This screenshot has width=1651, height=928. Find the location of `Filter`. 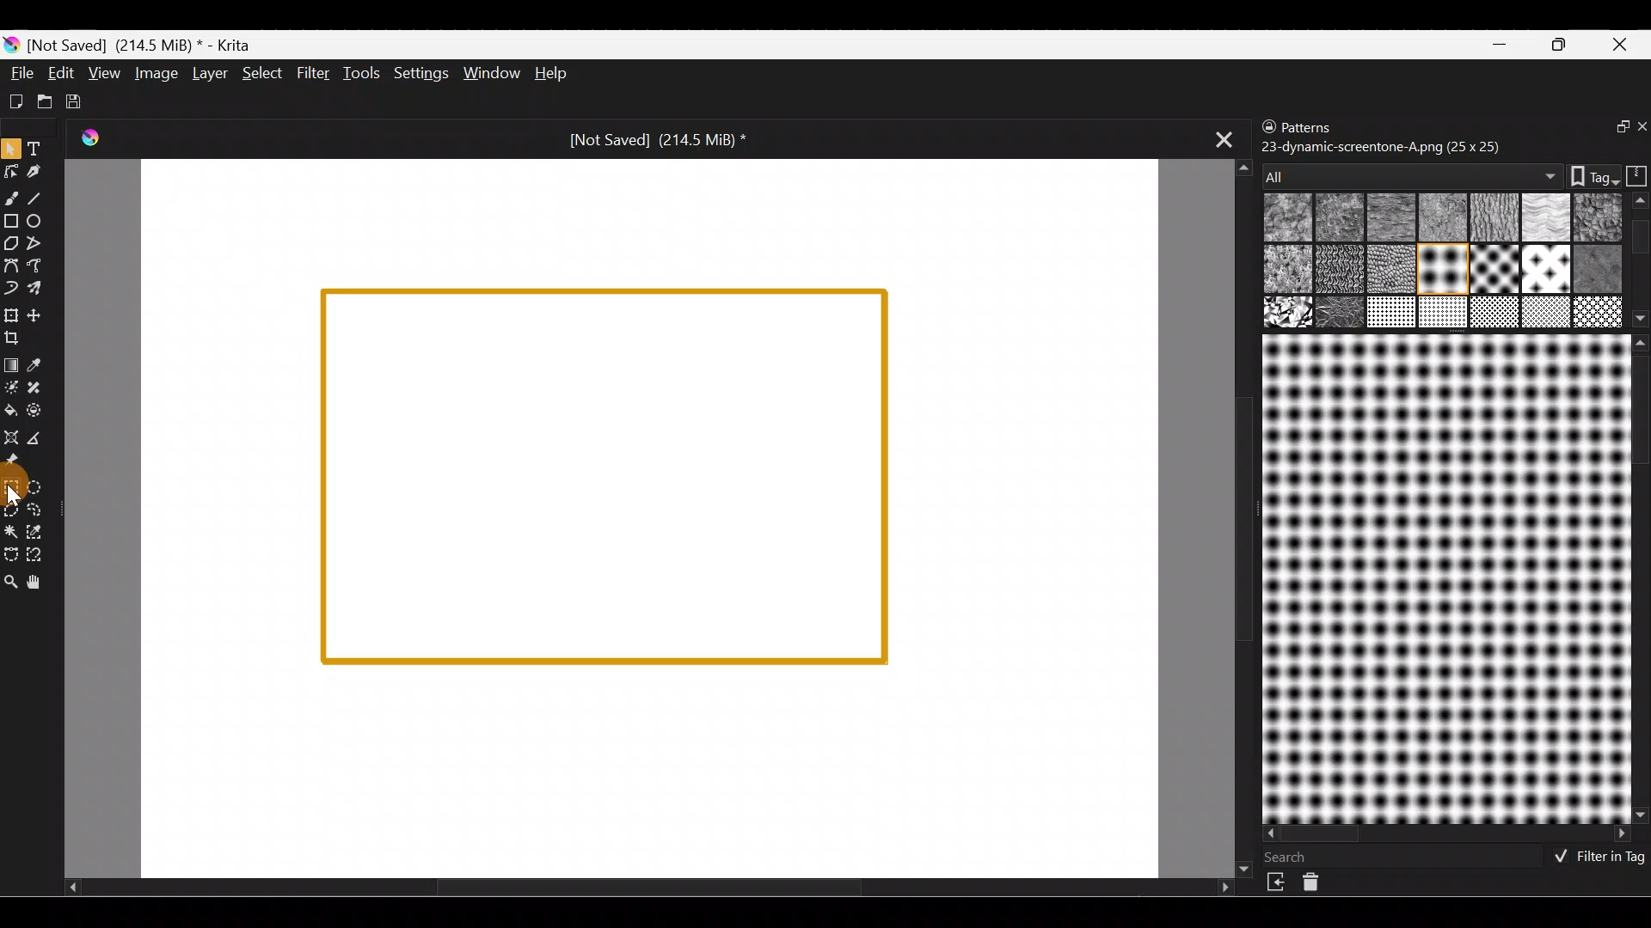

Filter is located at coordinates (313, 71).